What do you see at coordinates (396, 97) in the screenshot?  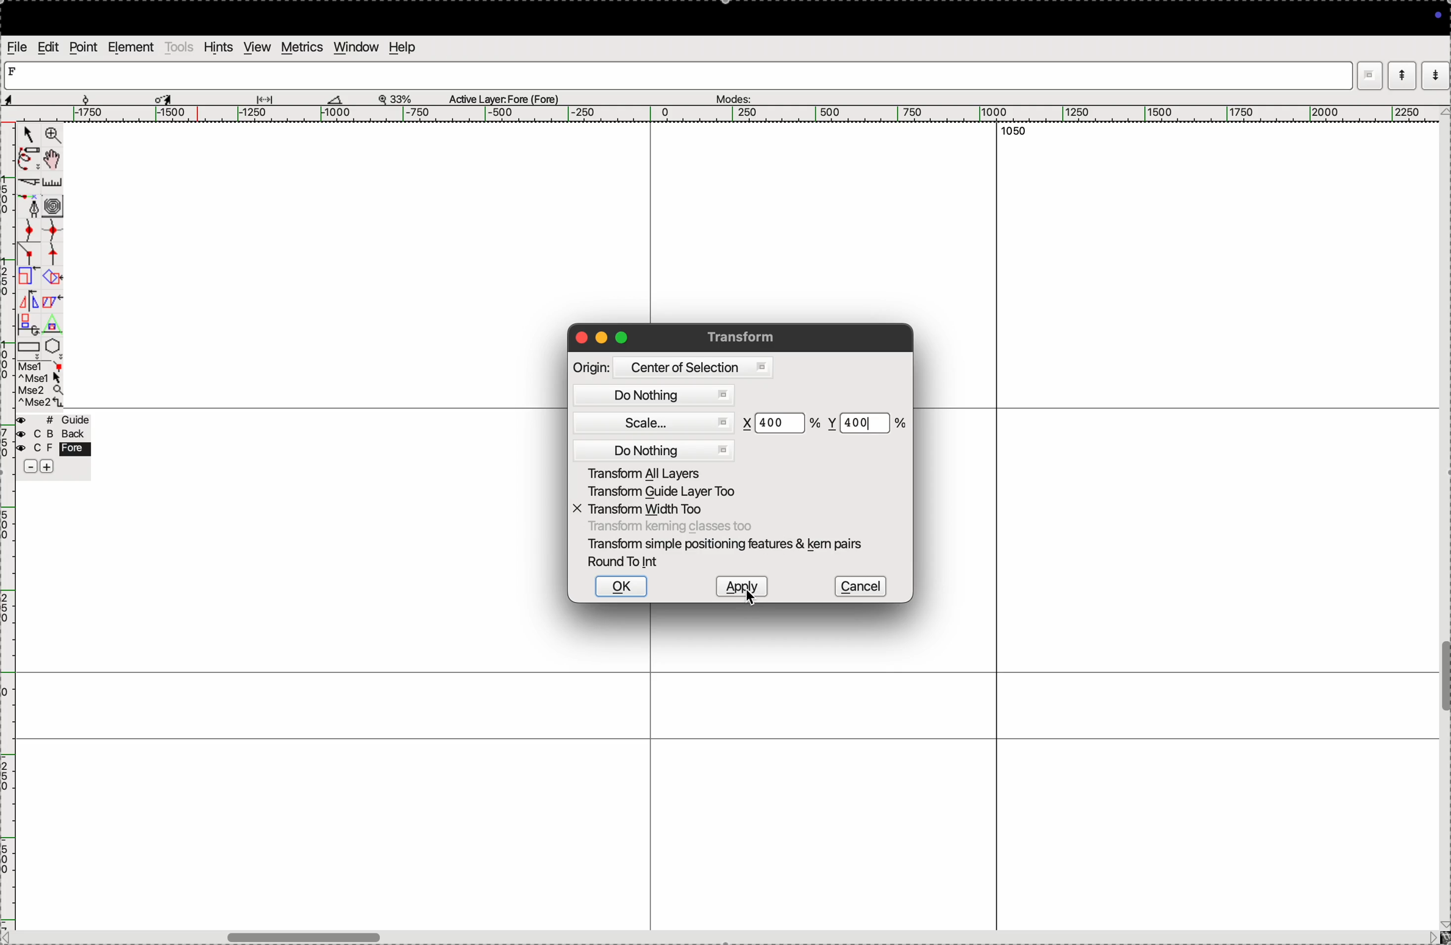 I see `zoom perecent` at bounding box center [396, 97].